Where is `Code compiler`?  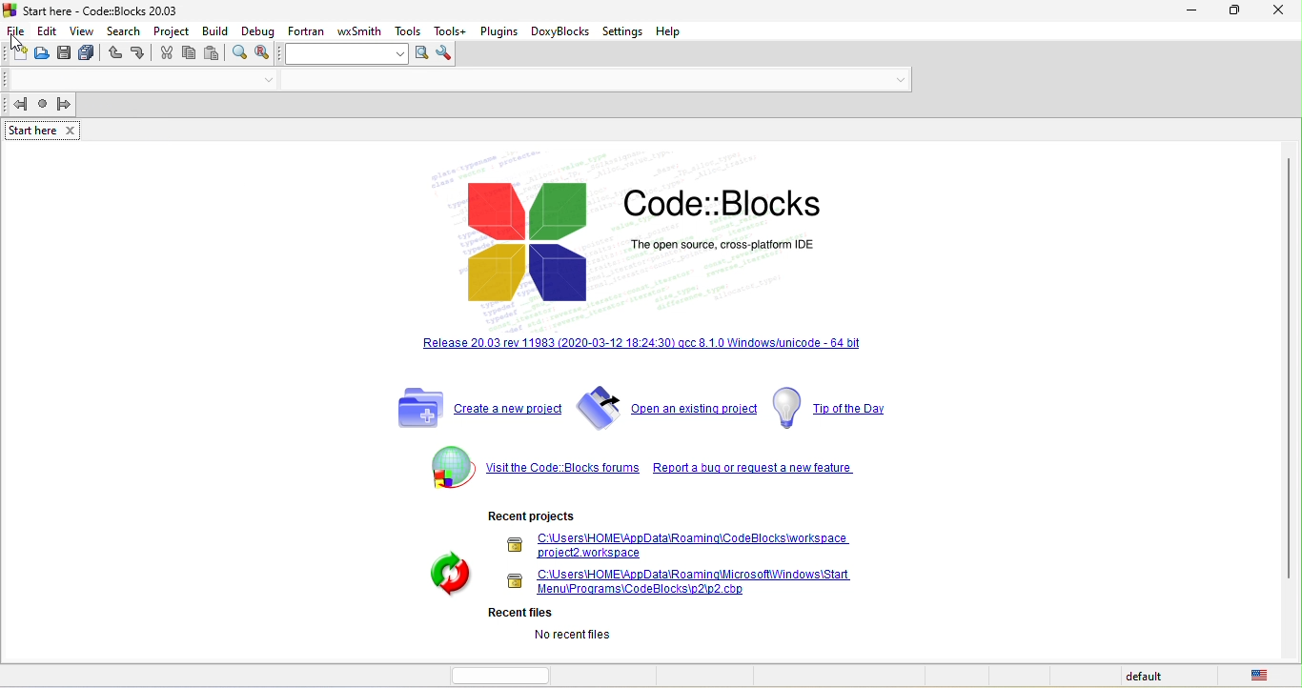 Code compiler is located at coordinates (459, 81).